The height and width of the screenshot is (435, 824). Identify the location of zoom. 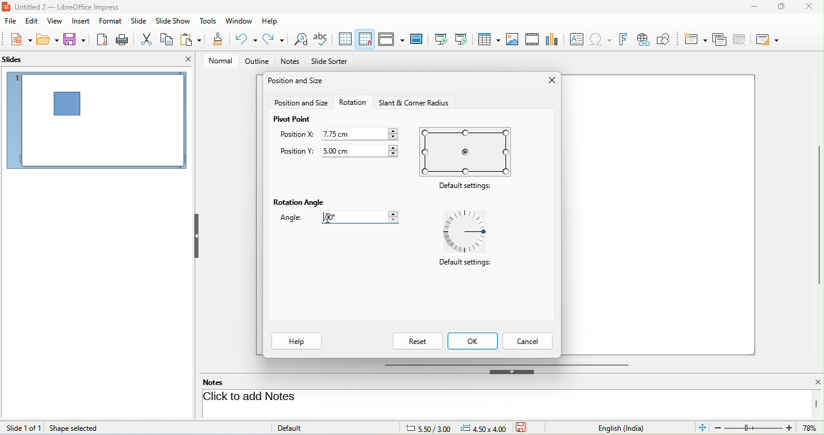
(768, 429).